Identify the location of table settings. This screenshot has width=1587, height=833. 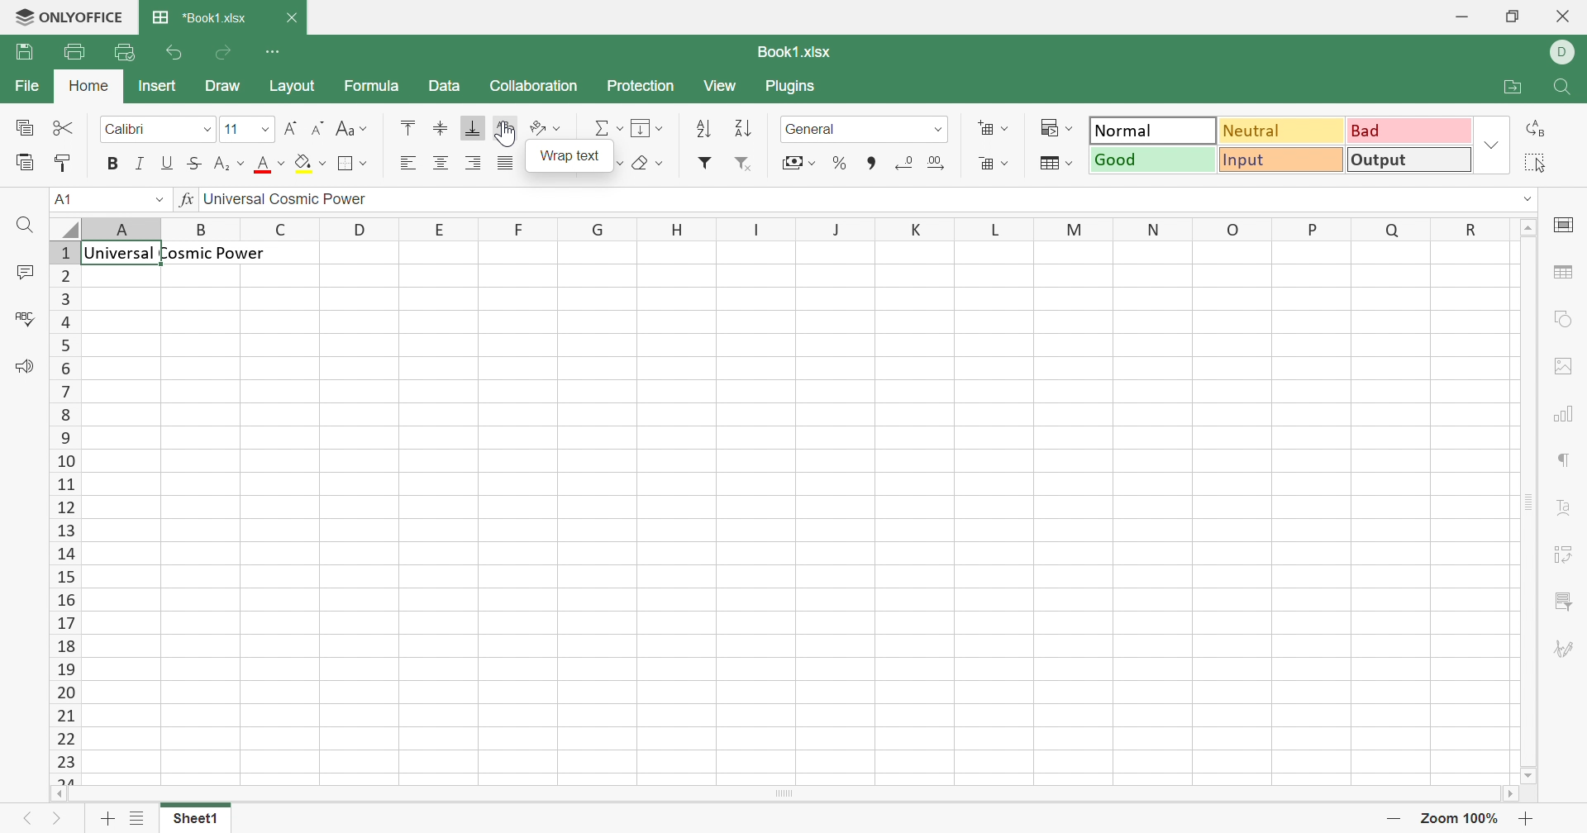
(1566, 271).